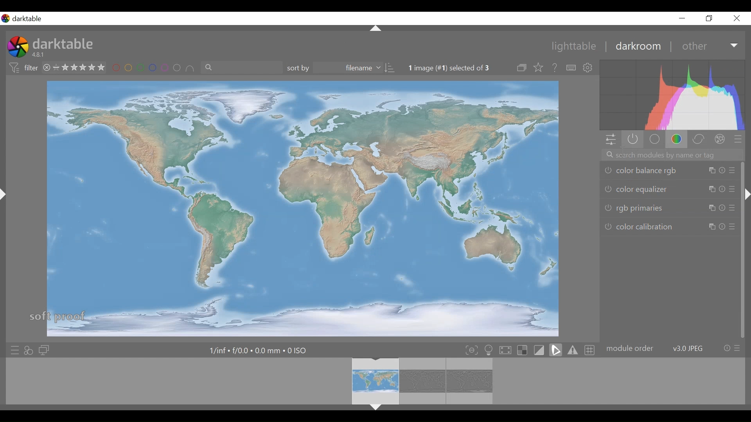 This screenshot has height=422, width=751. Describe the element at coordinates (611, 139) in the screenshot. I see `quick acces panel` at that location.